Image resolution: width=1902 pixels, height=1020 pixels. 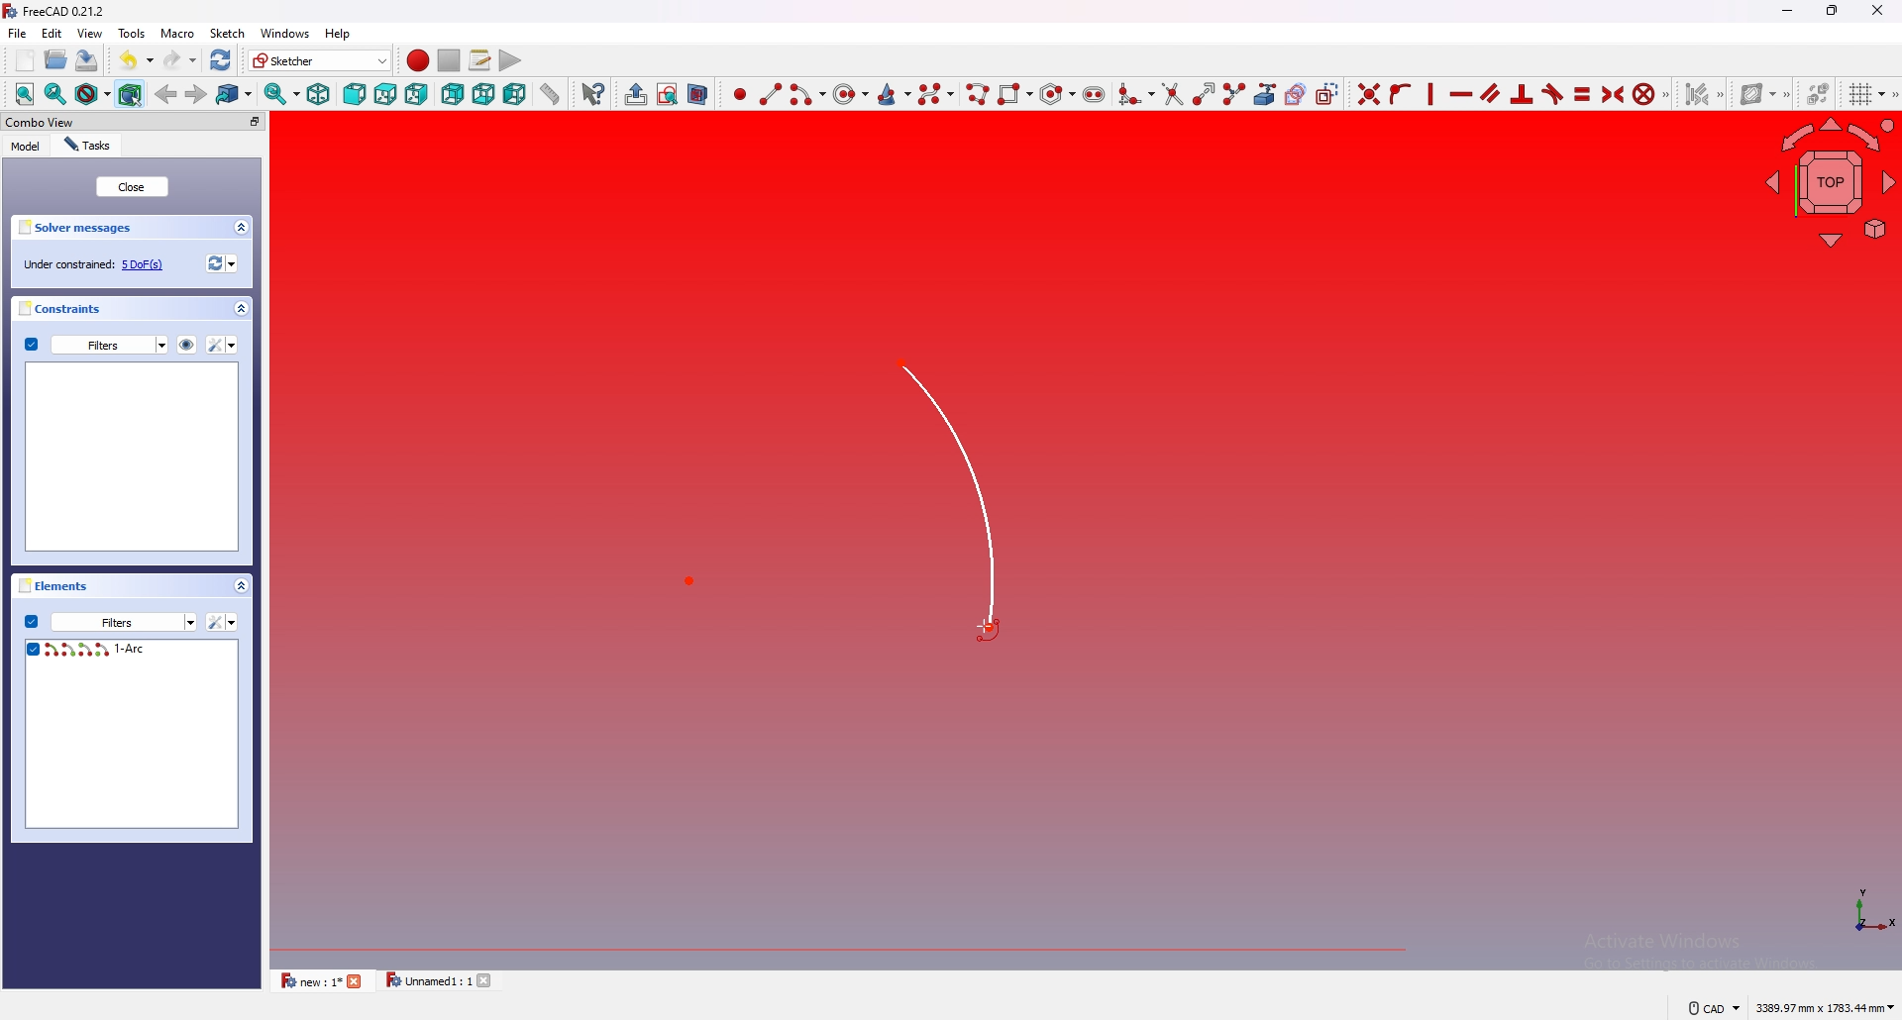 I want to click on top, so click(x=386, y=94).